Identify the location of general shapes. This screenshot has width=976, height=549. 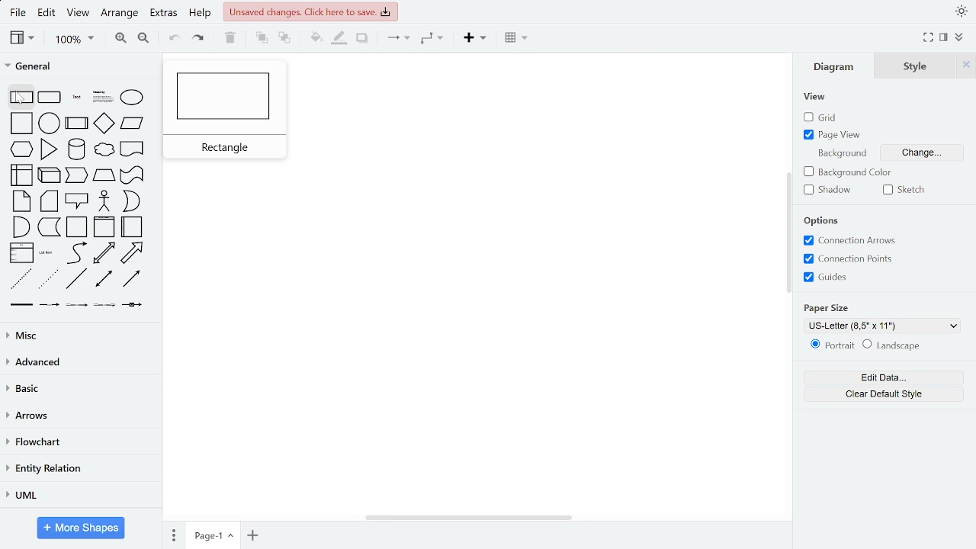
(79, 197).